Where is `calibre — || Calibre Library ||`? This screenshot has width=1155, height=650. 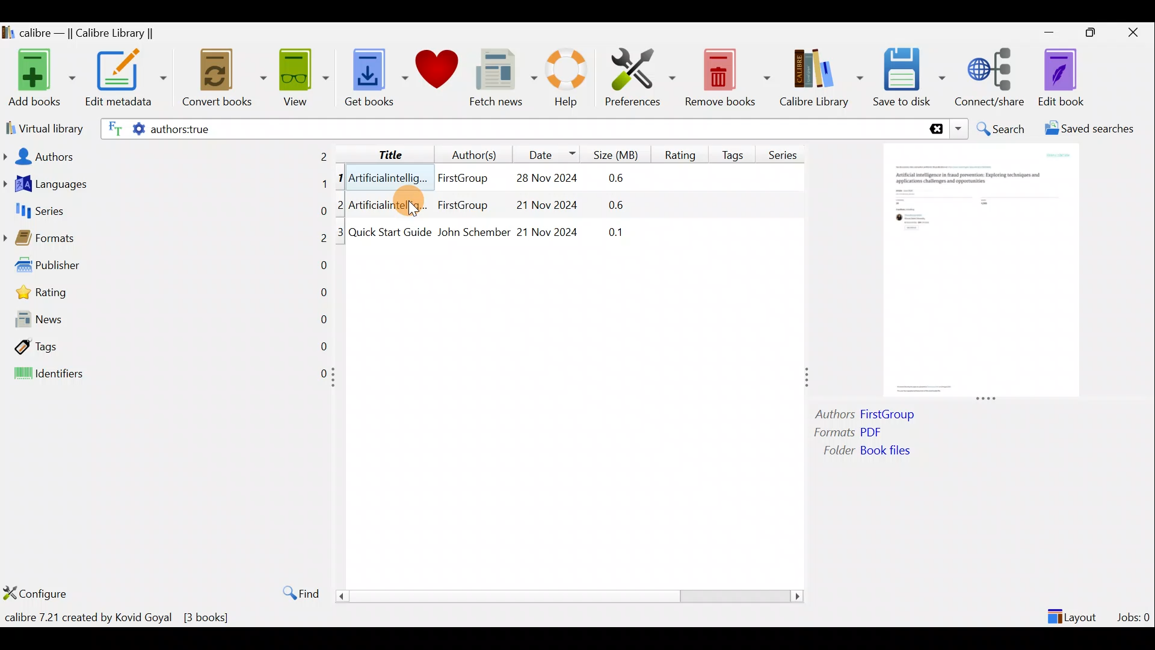 calibre — || Calibre Library || is located at coordinates (80, 34).